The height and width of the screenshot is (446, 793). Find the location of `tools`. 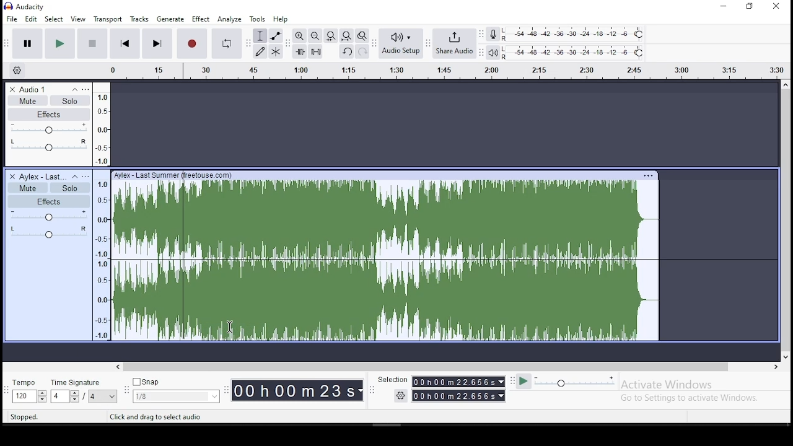

tools is located at coordinates (257, 19).